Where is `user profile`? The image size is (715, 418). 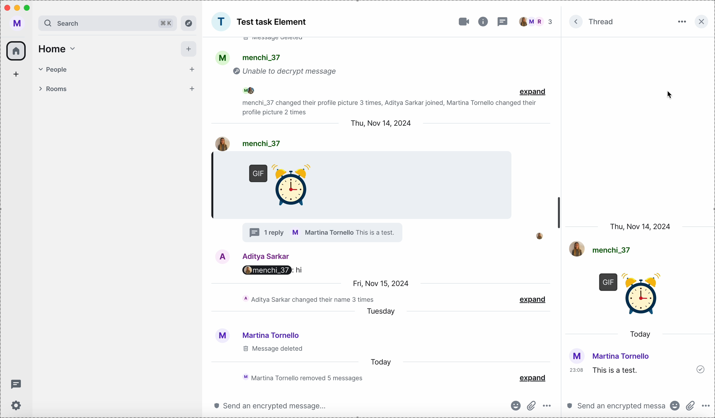 user profile is located at coordinates (19, 24).